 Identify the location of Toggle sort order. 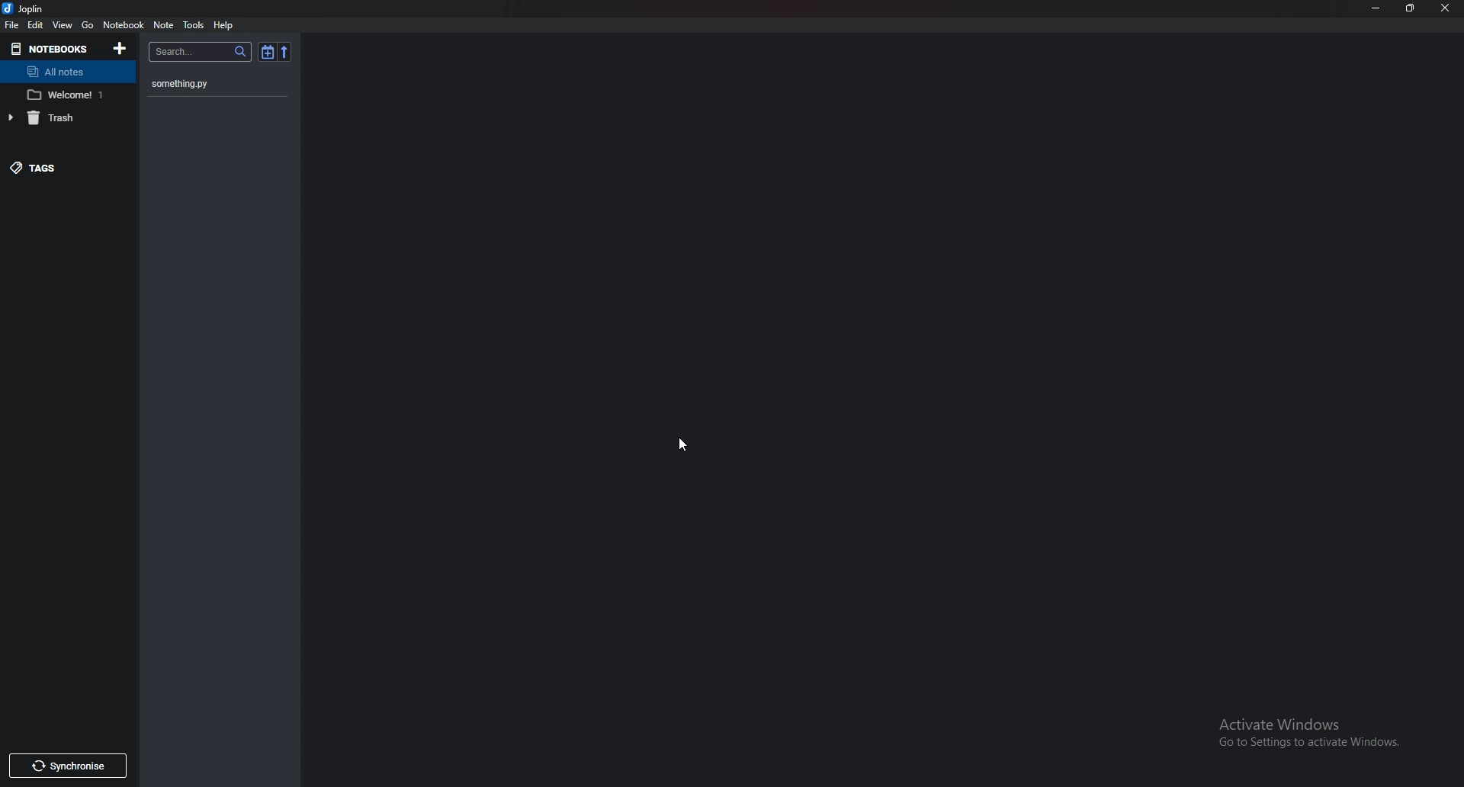
(266, 51).